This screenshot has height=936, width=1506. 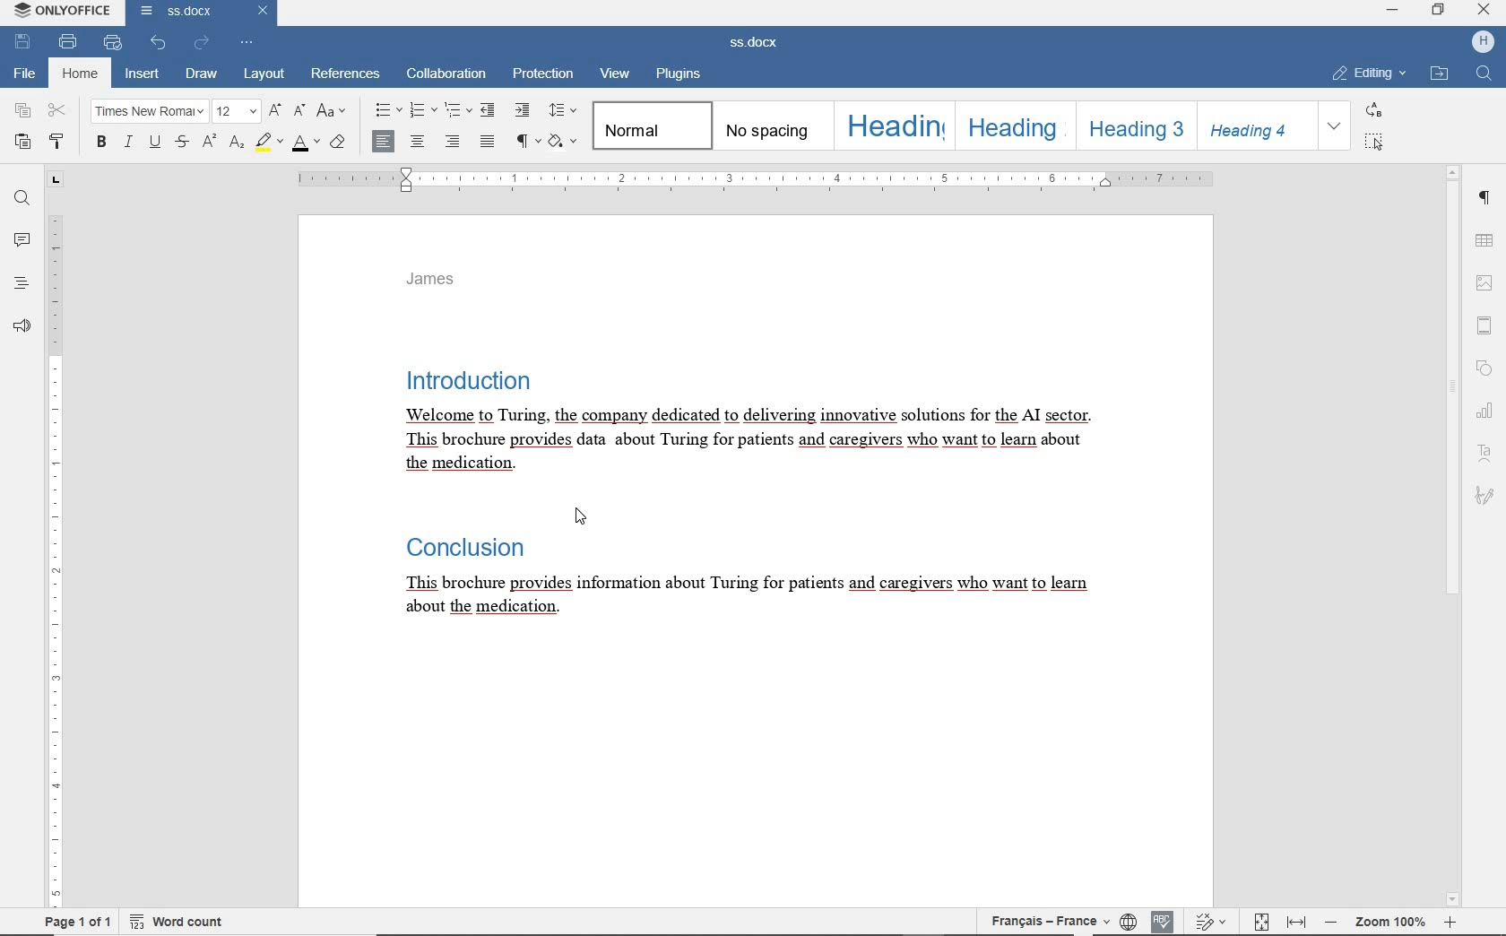 I want to click on ITALIC, so click(x=127, y=143).